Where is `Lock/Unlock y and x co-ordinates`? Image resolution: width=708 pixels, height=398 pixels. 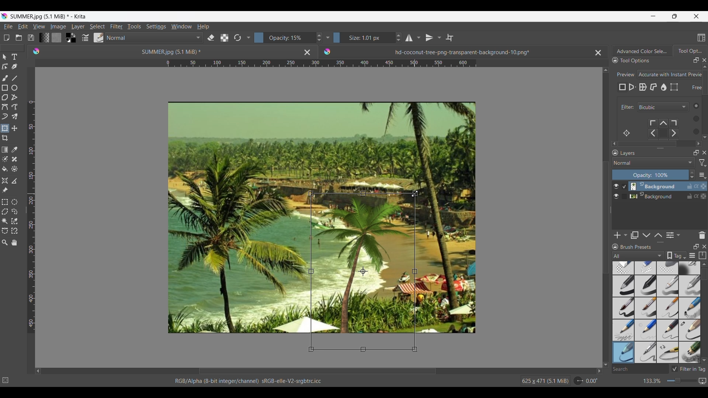 Lock/Unlock y and x co-ordinates is located at coordinates (692, 92).